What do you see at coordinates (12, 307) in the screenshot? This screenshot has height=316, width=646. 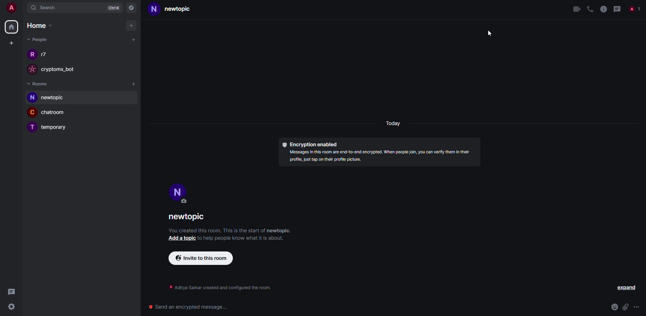 I see `settings` at bounding box center [12, 307].